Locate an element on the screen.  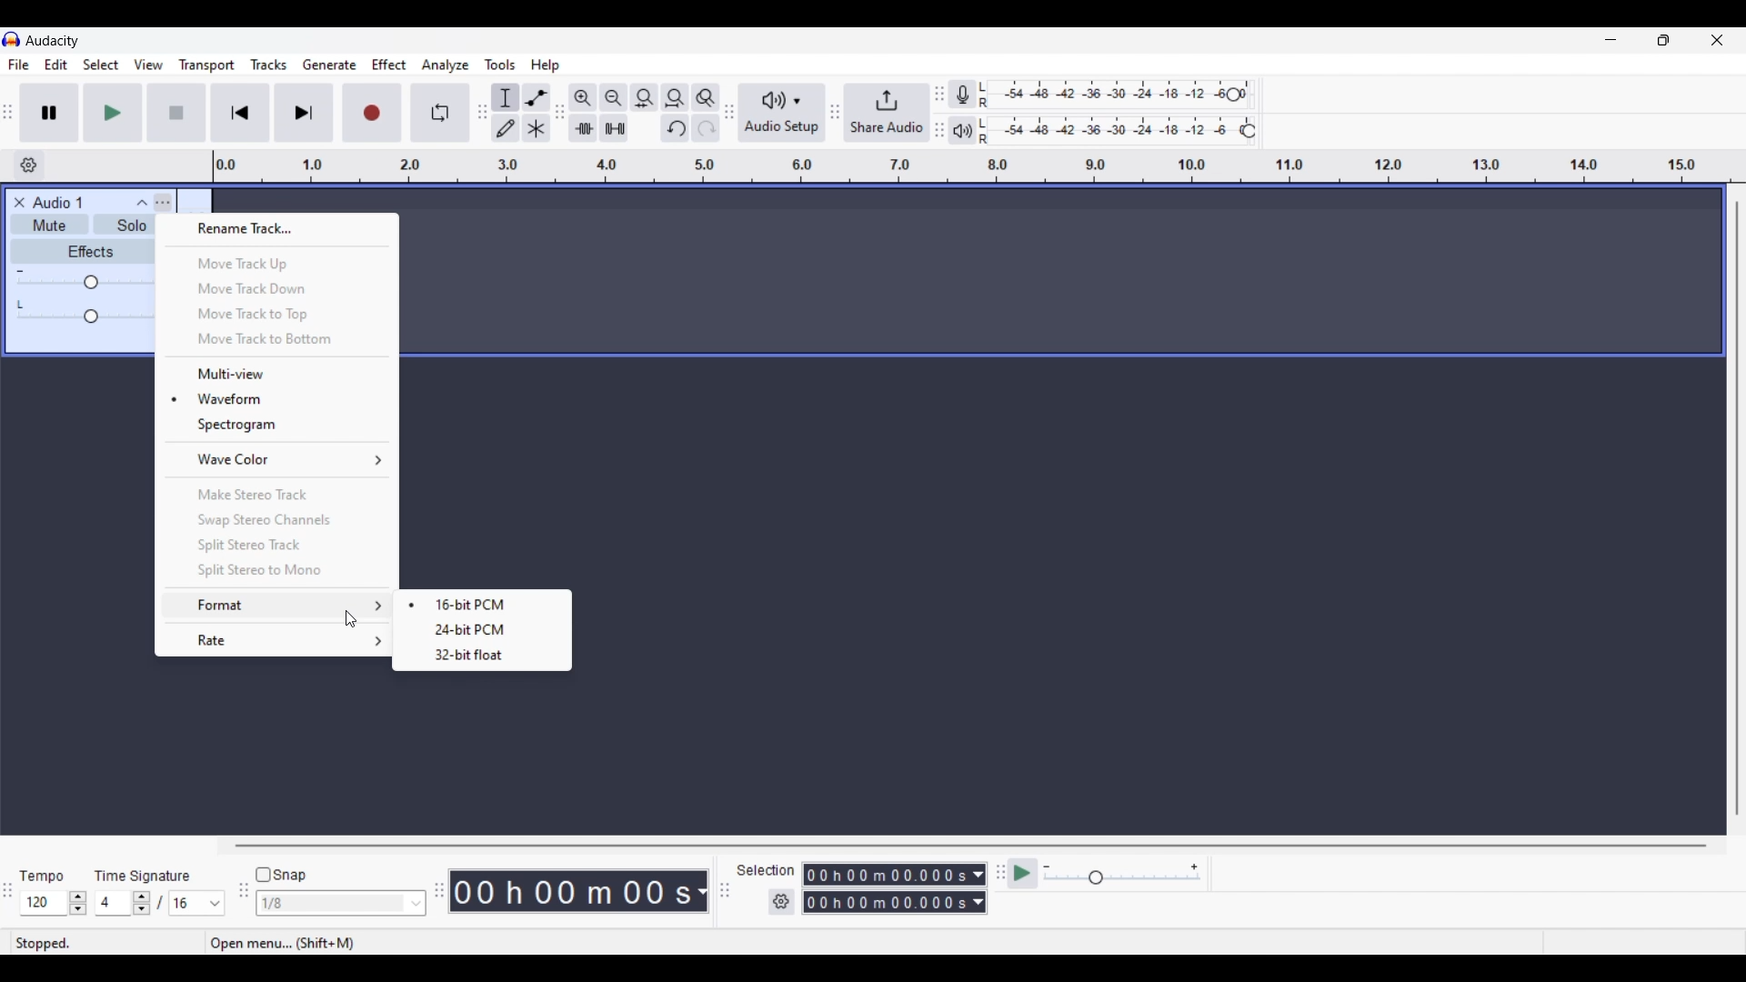
Skip to end/Select to end is located at coordinates (304, 113).